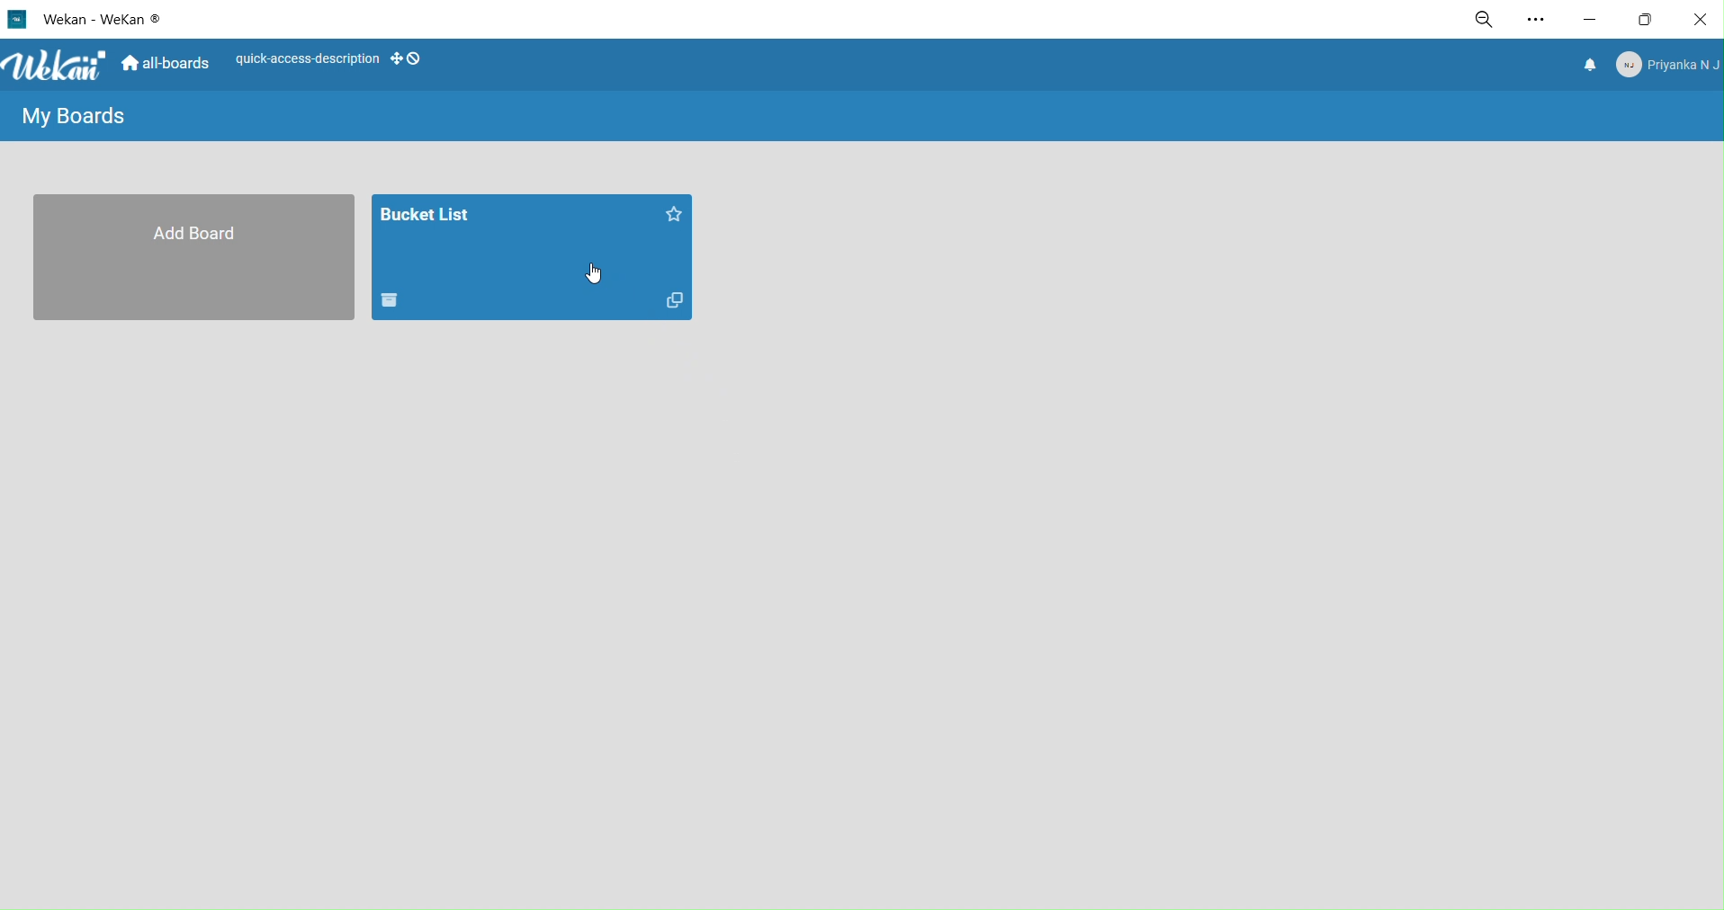 The image size is (1724, 910). What do you see at coordinates (1668, 65) in the screenshot?
I see `member menu pop up title` at bounding box center [1668, 65].